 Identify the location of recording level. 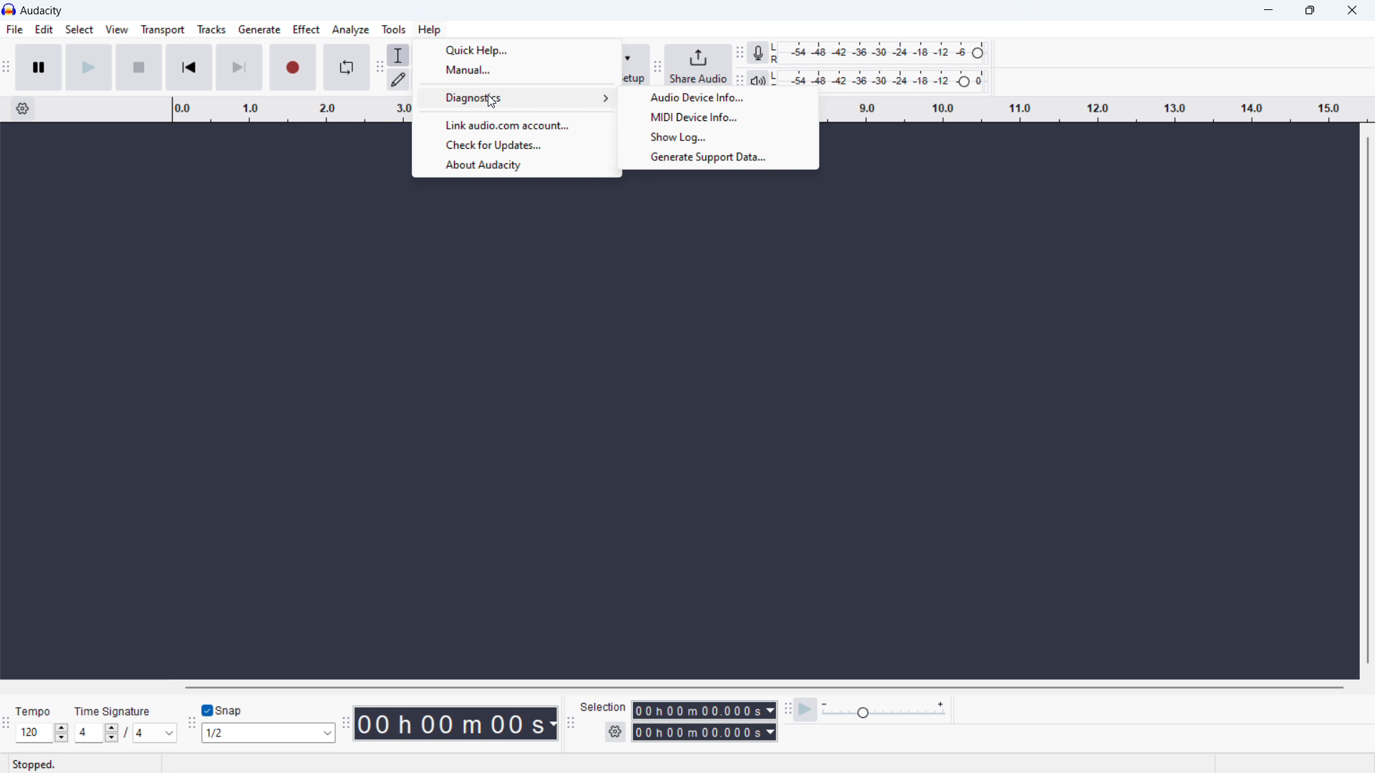
(877, 53).